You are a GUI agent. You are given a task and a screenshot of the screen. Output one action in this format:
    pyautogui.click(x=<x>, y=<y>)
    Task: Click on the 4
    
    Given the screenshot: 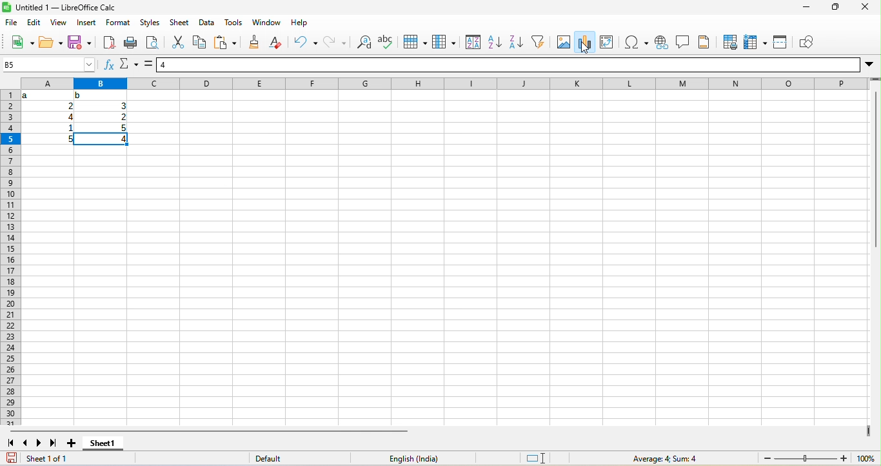 What is the action you would take?
    pyautogui.click(x=69, y=117)
    